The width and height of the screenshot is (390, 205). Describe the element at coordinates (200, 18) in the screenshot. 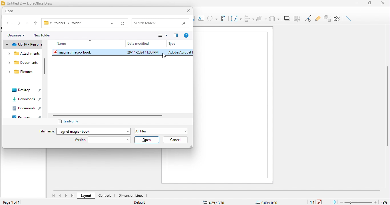

I see `text box ` at that location.